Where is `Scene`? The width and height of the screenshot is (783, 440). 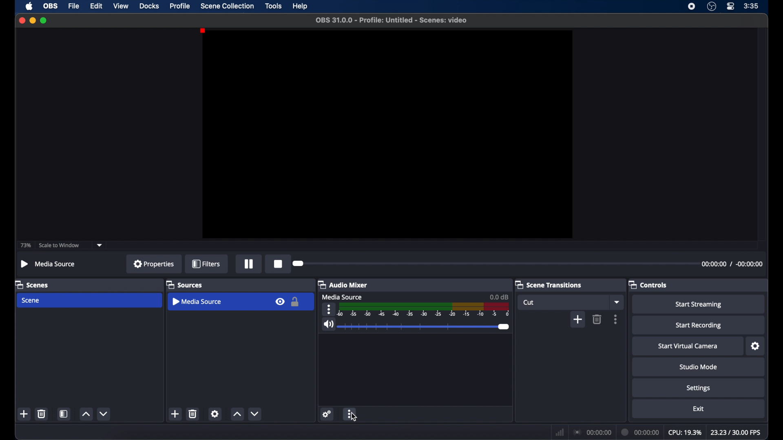 Scene is located at coordinates (31, 300).